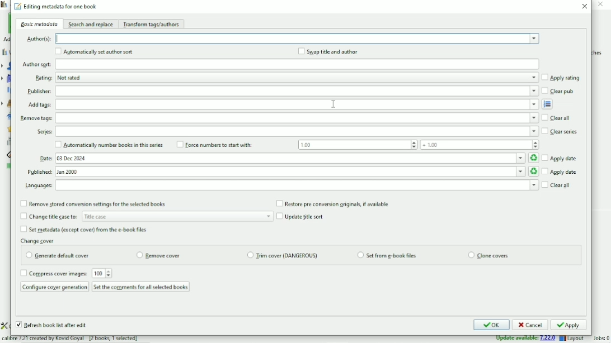 Image resolution: width=611 pixels, height=343 pixels. I want to click on Remove stored conversion settings for the selected books, so click(93, 204).